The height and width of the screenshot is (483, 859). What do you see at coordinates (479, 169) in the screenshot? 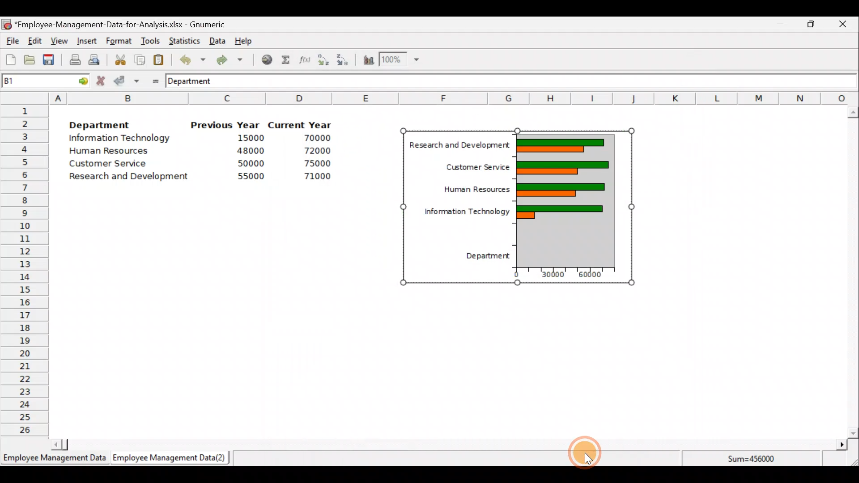
I see `Customer Service` at bounding box center [479, 169].